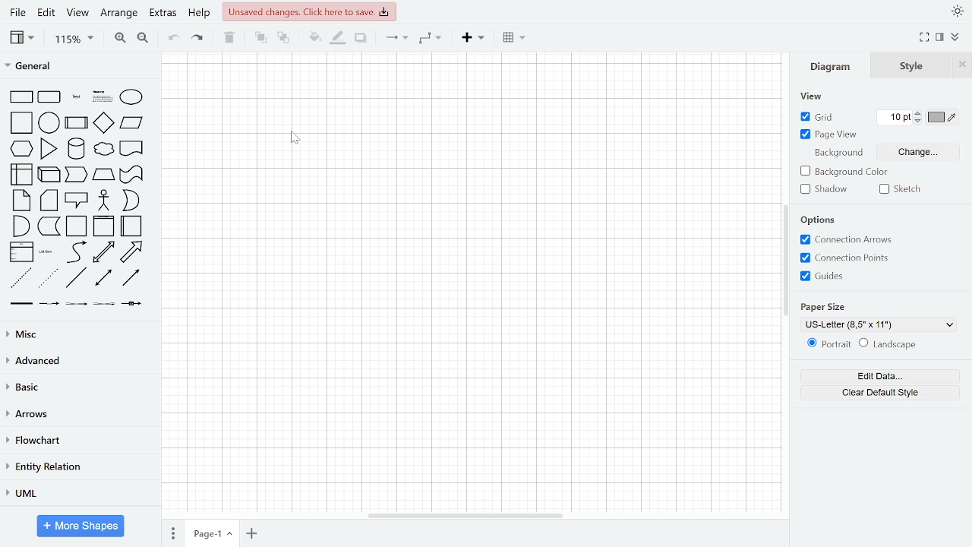 This screenshot has width=972, height=547. I want to click on change background, so click(919, 152).